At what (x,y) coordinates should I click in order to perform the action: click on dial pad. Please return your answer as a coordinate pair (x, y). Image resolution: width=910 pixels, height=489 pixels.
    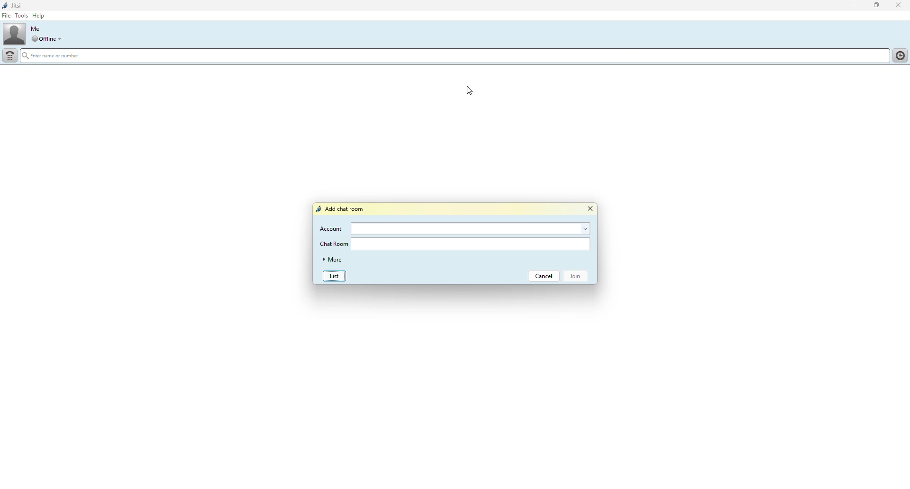
    Looking at the image, I should click on (10, 55).